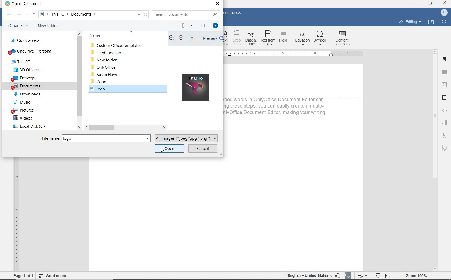 This screenshot has width=451, height=280. What do you see at coordinates (182, 38) in the screenshot?
I see `ZOOM IN` at bounding box center [182, 38].